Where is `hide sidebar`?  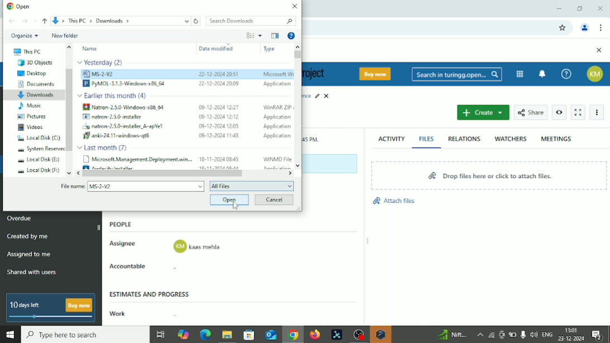
hide sidebar is located at coordinates (99, 227).